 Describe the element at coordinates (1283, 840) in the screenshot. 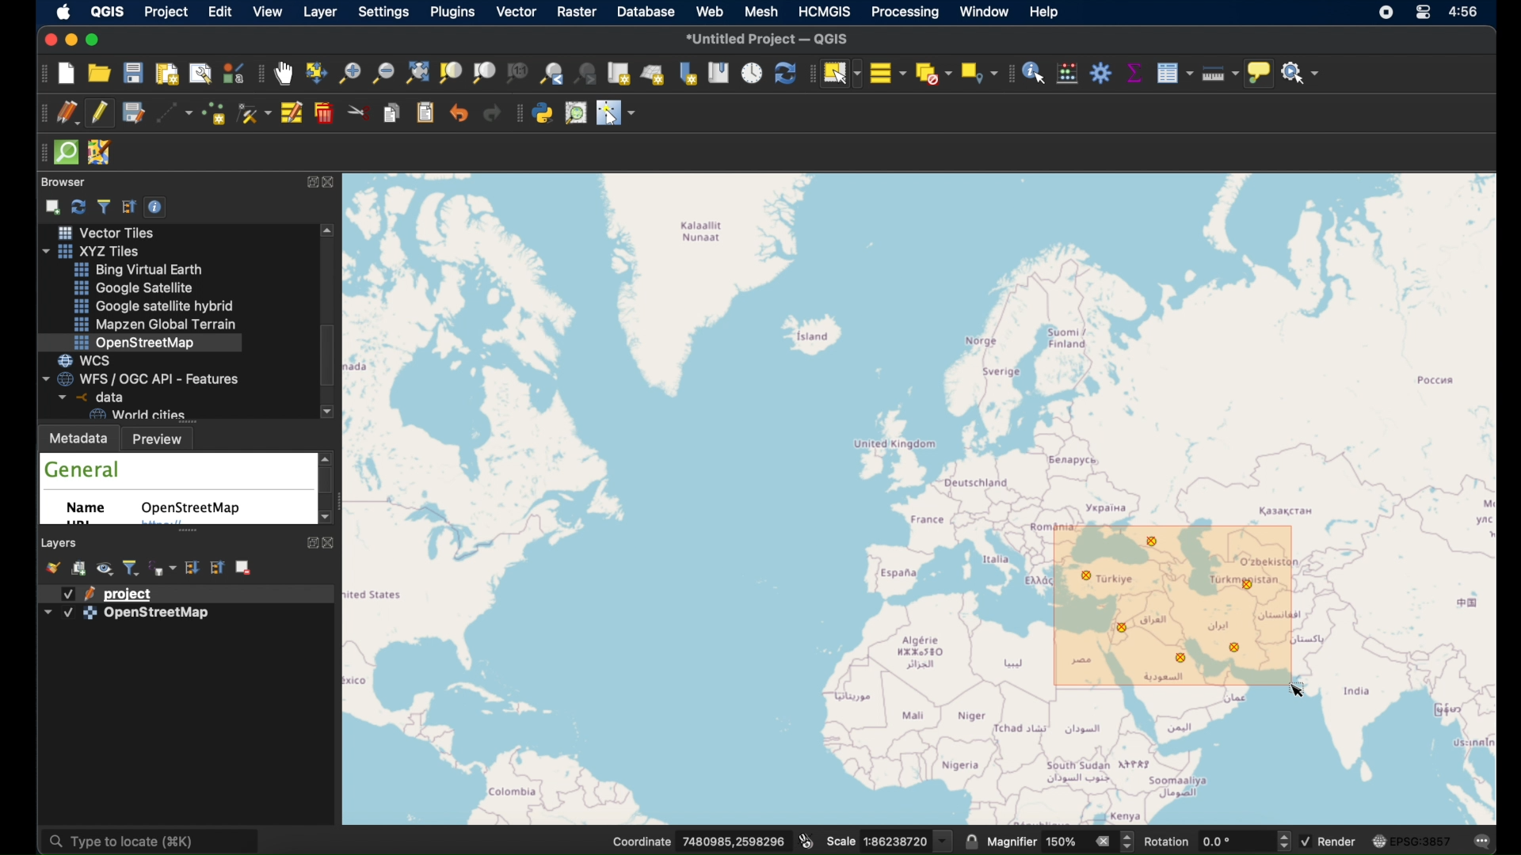

I see `Increase or decrease rotation` at that location.